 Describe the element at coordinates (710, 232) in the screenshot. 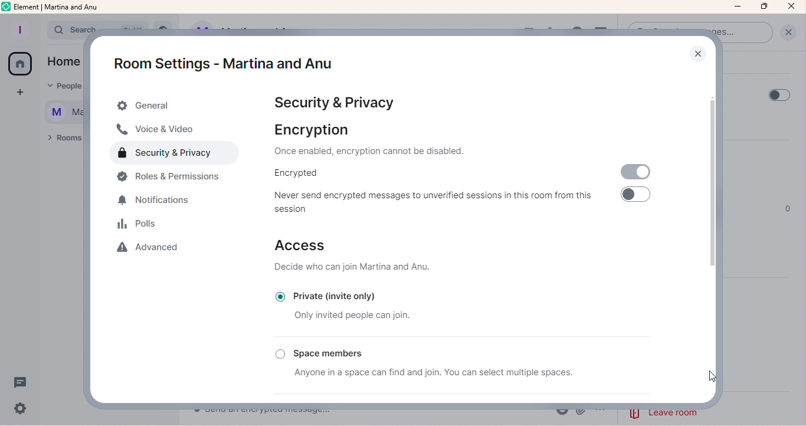

I see `Scroll bar` at that location.